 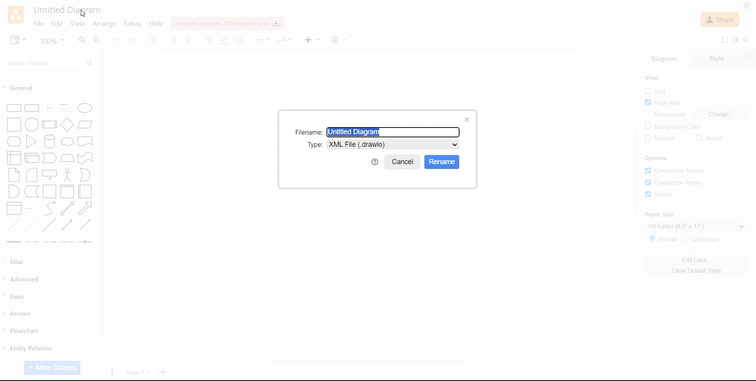 I want to click on Paper size , so click(x=660, y=215).